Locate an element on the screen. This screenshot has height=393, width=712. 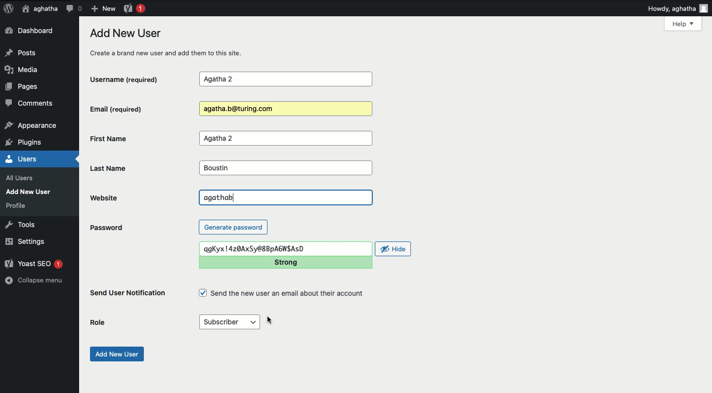
Subscriber is located at coordinates (230, 321).